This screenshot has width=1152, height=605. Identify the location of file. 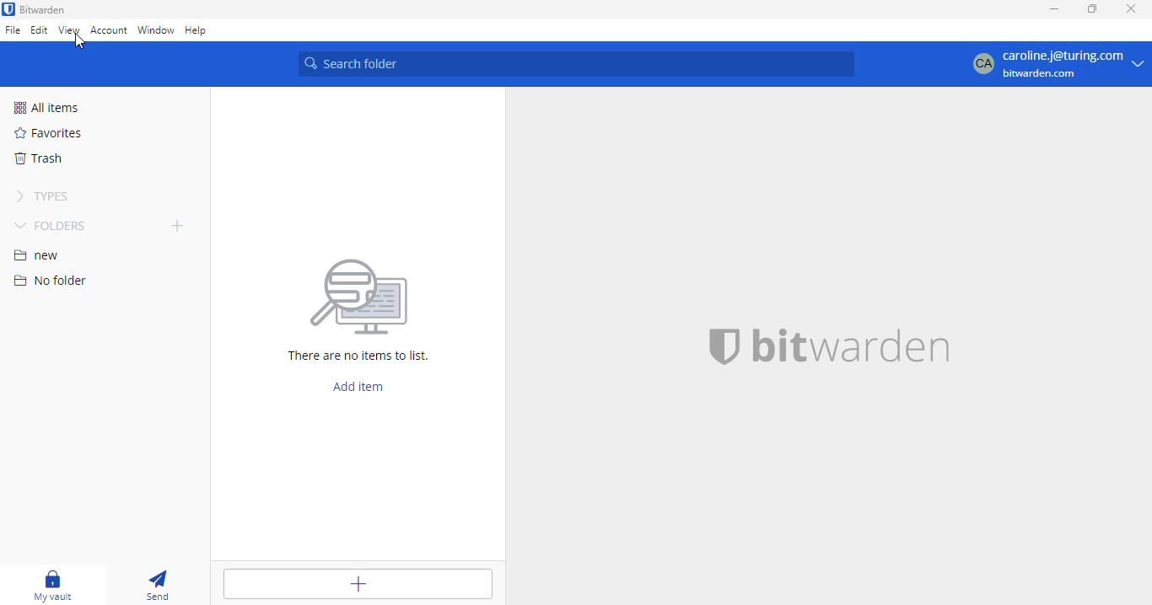
(13, 29).